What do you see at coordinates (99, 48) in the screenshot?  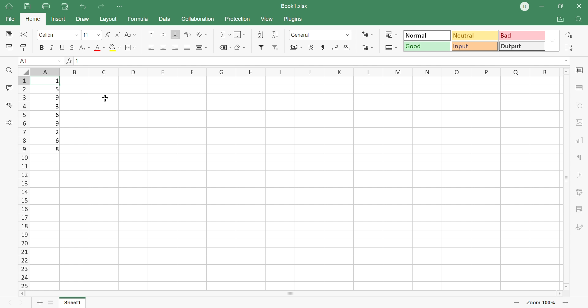 I see `Align top` at bounding box center [99, 48].